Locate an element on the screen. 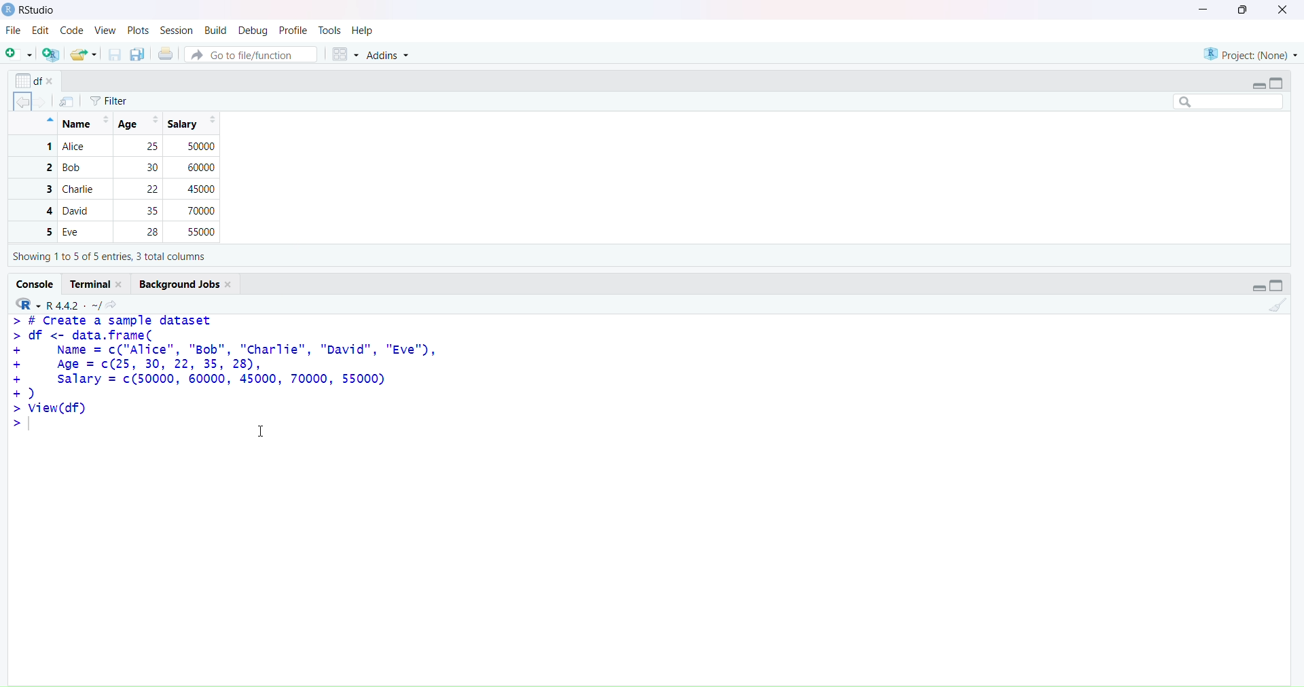 The image size is (1304, 687). tools is located at coordinates (331, 29).